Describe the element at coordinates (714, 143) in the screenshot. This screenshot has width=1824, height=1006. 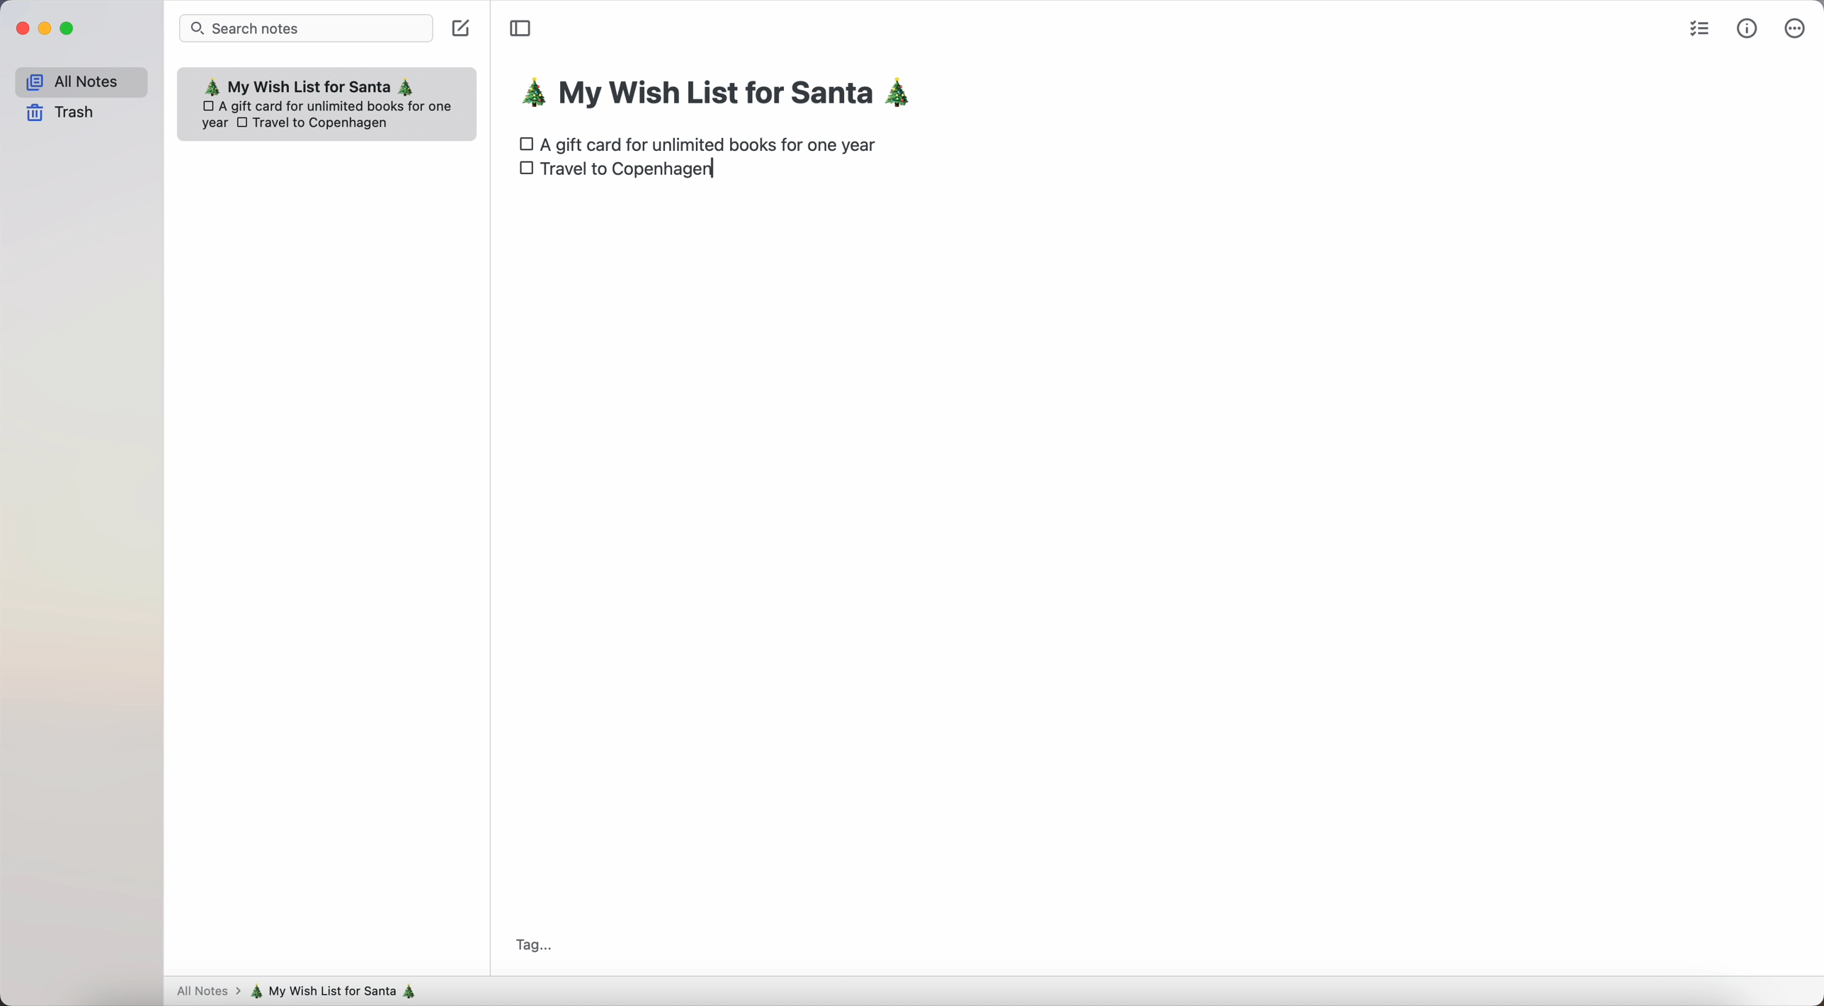
I see `A gift card for unlimited books for one year` at that location.